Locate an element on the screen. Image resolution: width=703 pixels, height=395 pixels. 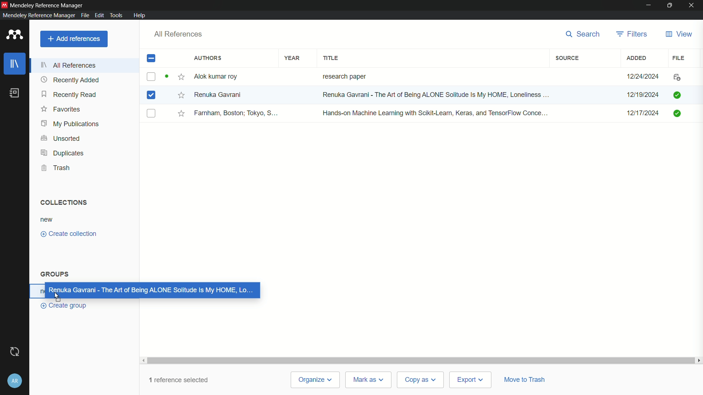
all references is located at coordinates (71, 65).